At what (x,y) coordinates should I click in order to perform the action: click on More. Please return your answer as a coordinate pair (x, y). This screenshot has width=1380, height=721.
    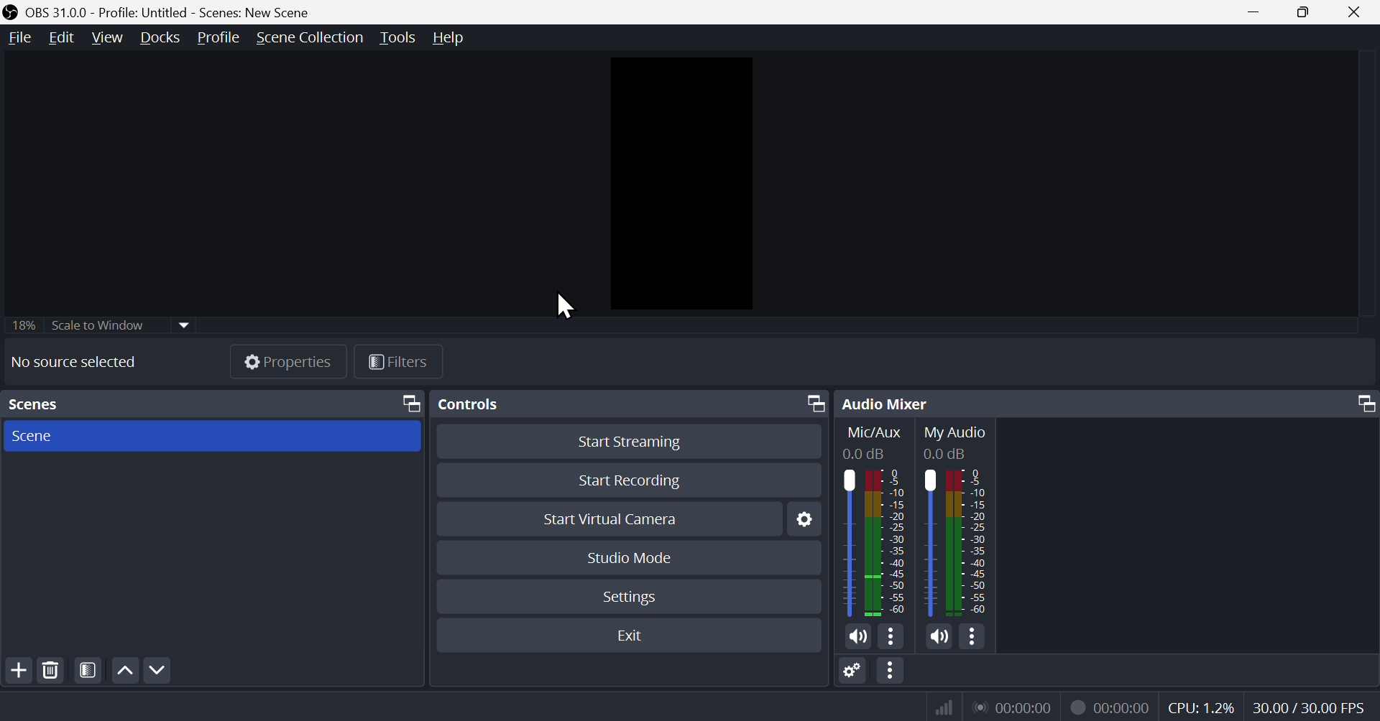
    Looking at the image, I should click on (892, 635).